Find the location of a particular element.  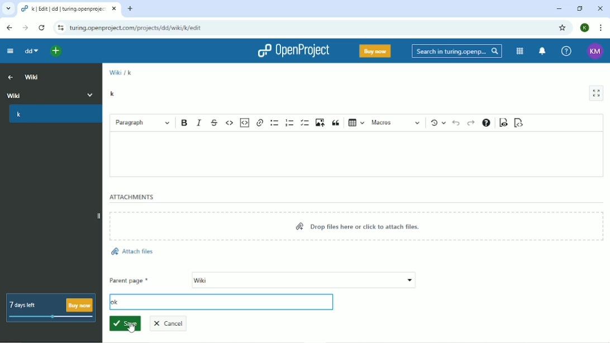

Paragraph is located at coordinates (143, 122).